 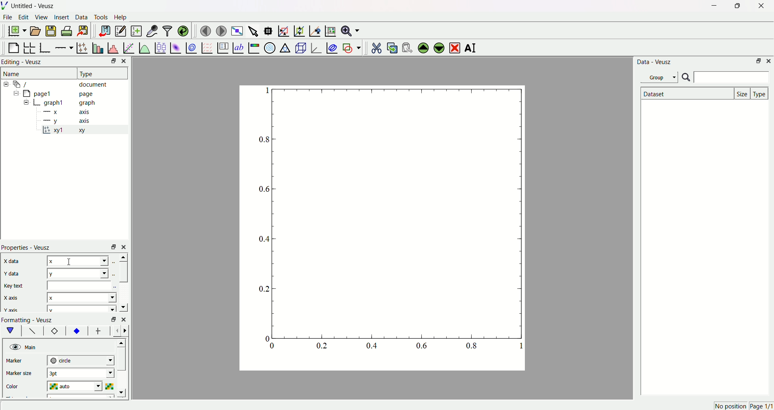 What do you see at coordinates (32, 347) in the screenshot?
I see `Main` at bounding box center [32, 347].